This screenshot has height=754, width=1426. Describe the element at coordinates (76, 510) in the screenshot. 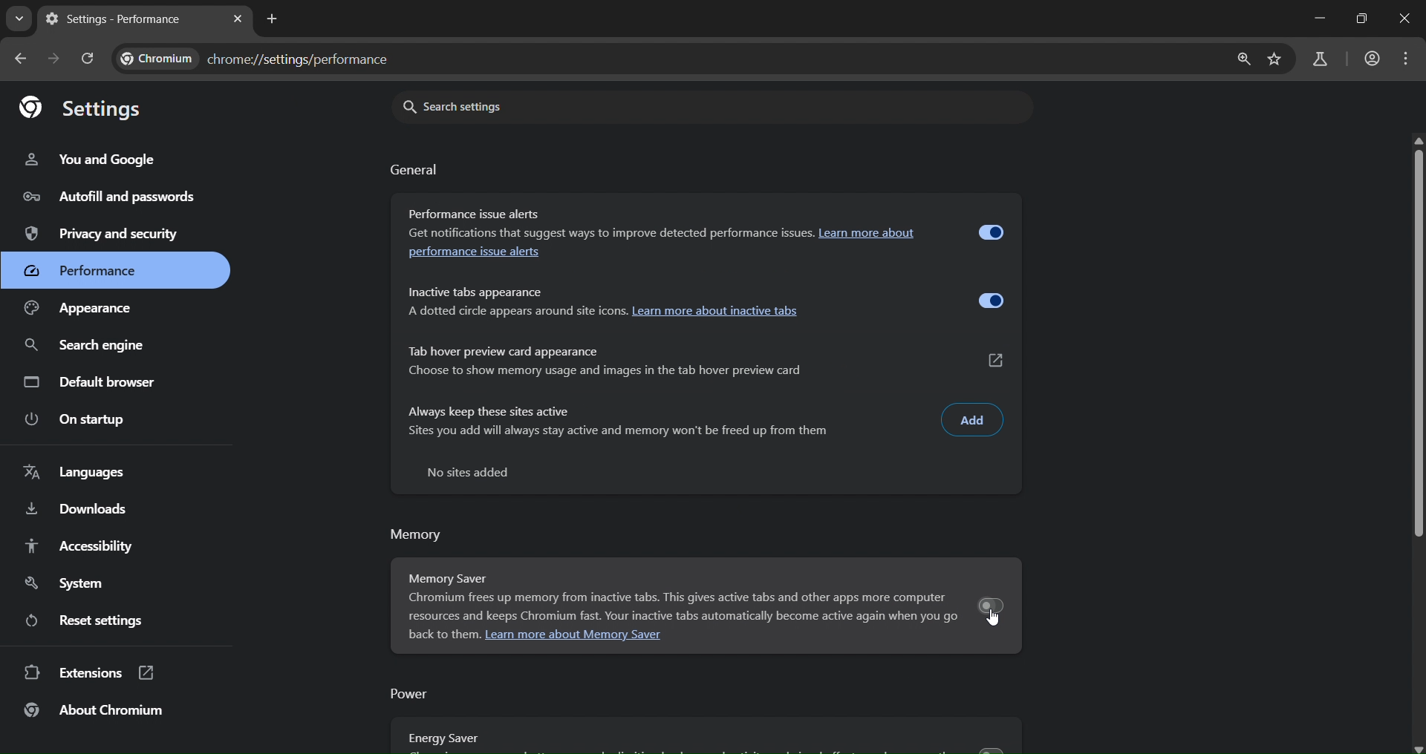

I see `downloads` at that location.